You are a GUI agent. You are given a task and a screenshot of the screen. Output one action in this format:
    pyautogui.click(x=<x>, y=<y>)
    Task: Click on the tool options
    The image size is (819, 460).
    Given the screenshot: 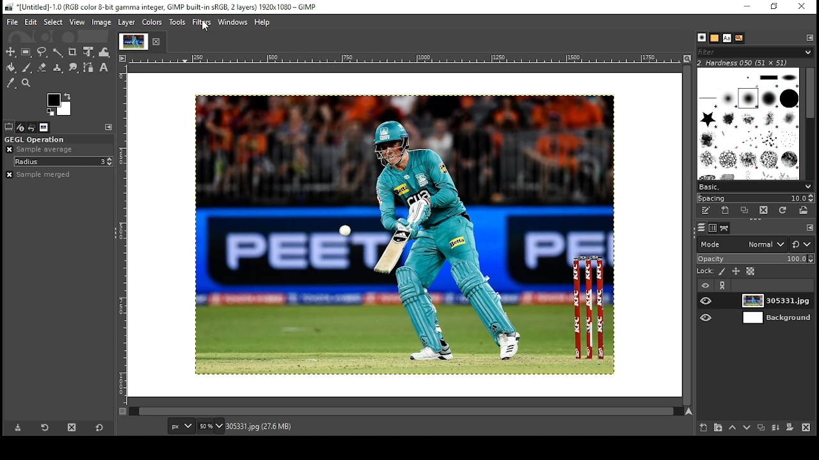 What is the action you would take?
    pyautogui.click(x=9, y=126)
    